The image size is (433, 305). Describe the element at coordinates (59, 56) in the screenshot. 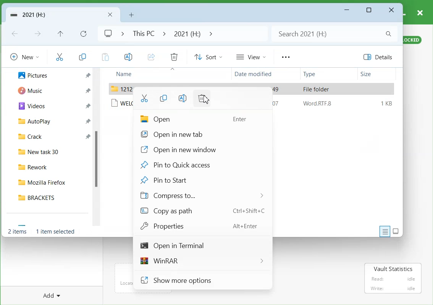

I see `Cut` at that location.